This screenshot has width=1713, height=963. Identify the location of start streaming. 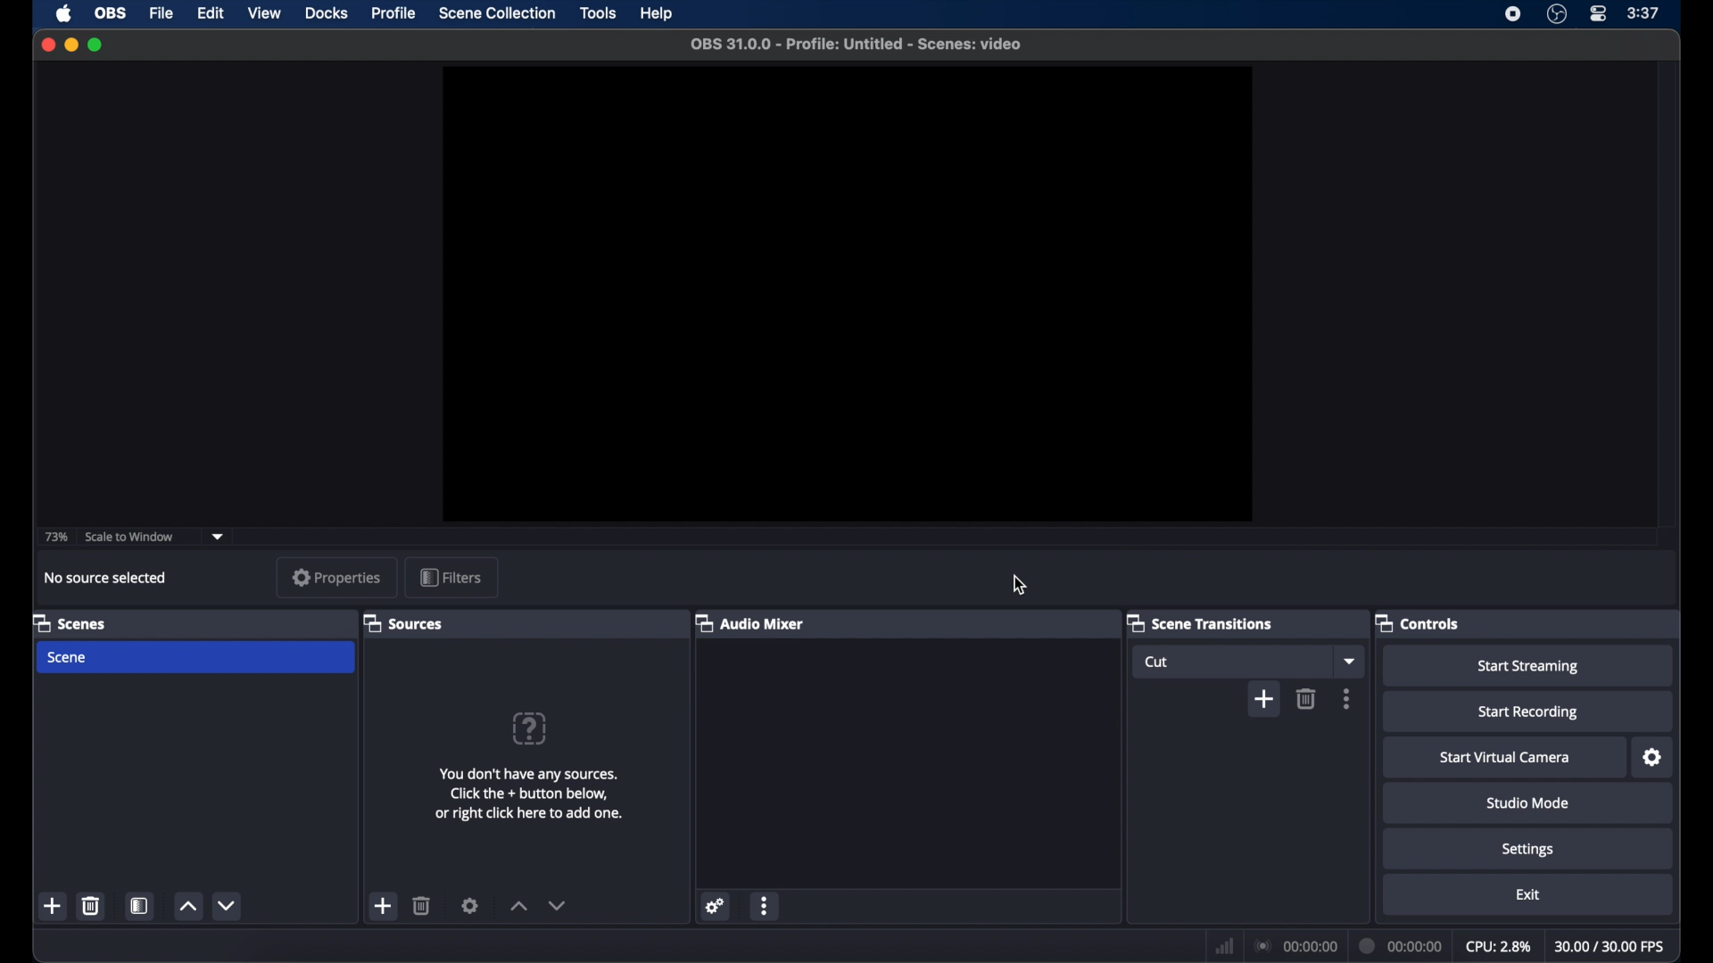
(1527, 667).